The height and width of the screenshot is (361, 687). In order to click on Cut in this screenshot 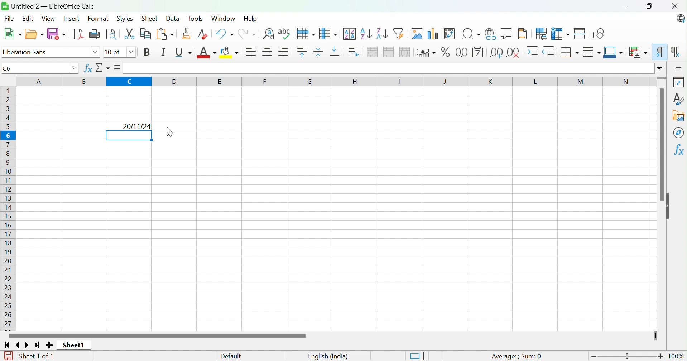, I will do `click(130, 34)`.